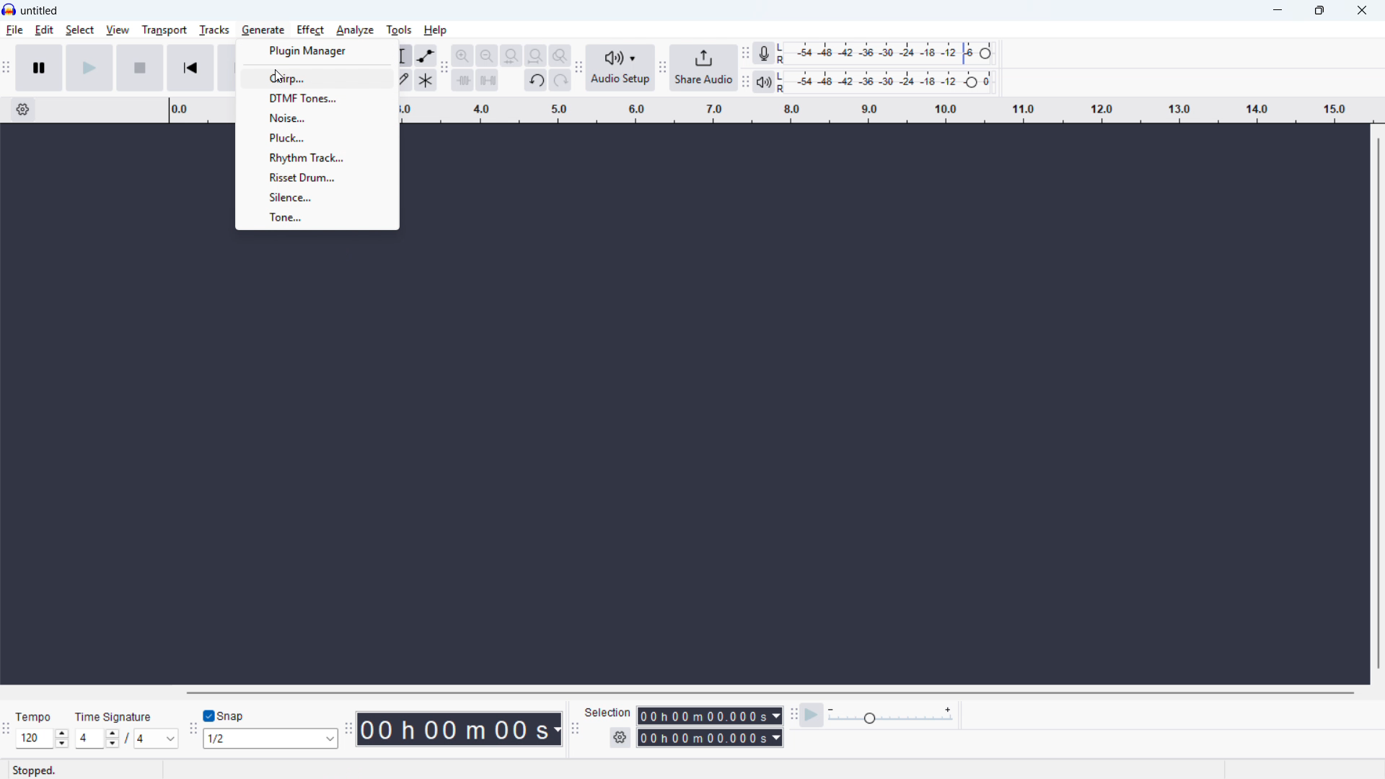 This screenshot has height=779, width=1385. What do you see at coordinates (460, 729) in the screenshot?
I see `Timestamp ` at bounding box center [460, 729].